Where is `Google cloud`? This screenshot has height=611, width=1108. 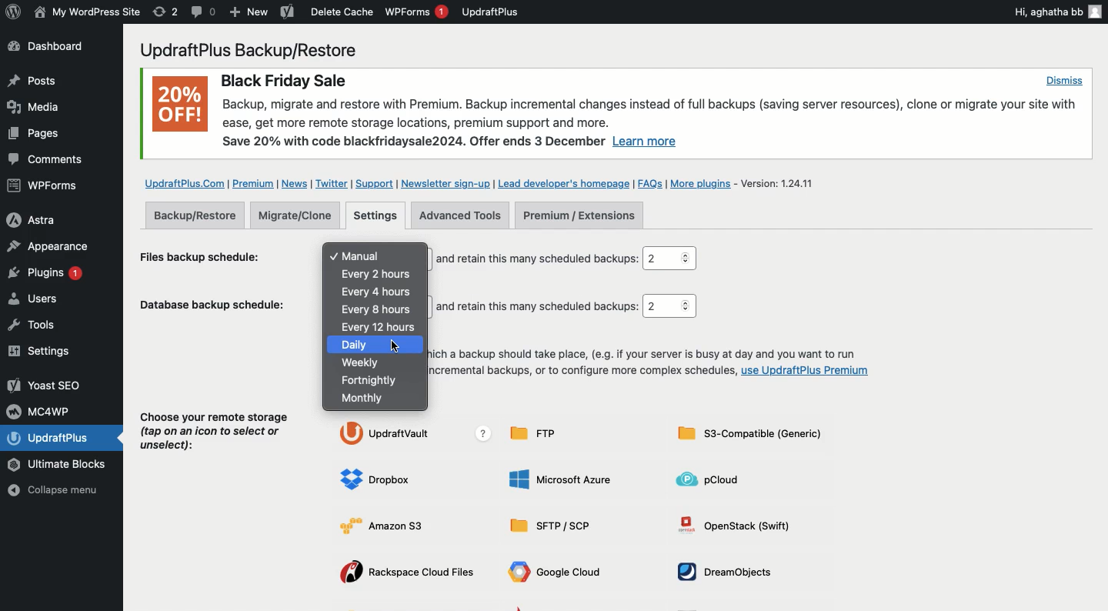
Google cloud is located at coordinates (559, 574).